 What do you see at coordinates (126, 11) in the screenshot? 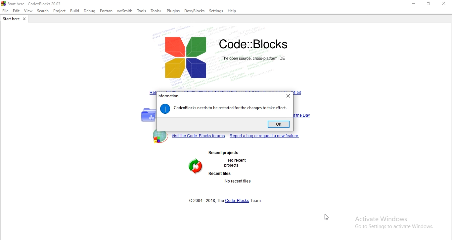
I see `wxSmith` at bounding box center [126, 11].